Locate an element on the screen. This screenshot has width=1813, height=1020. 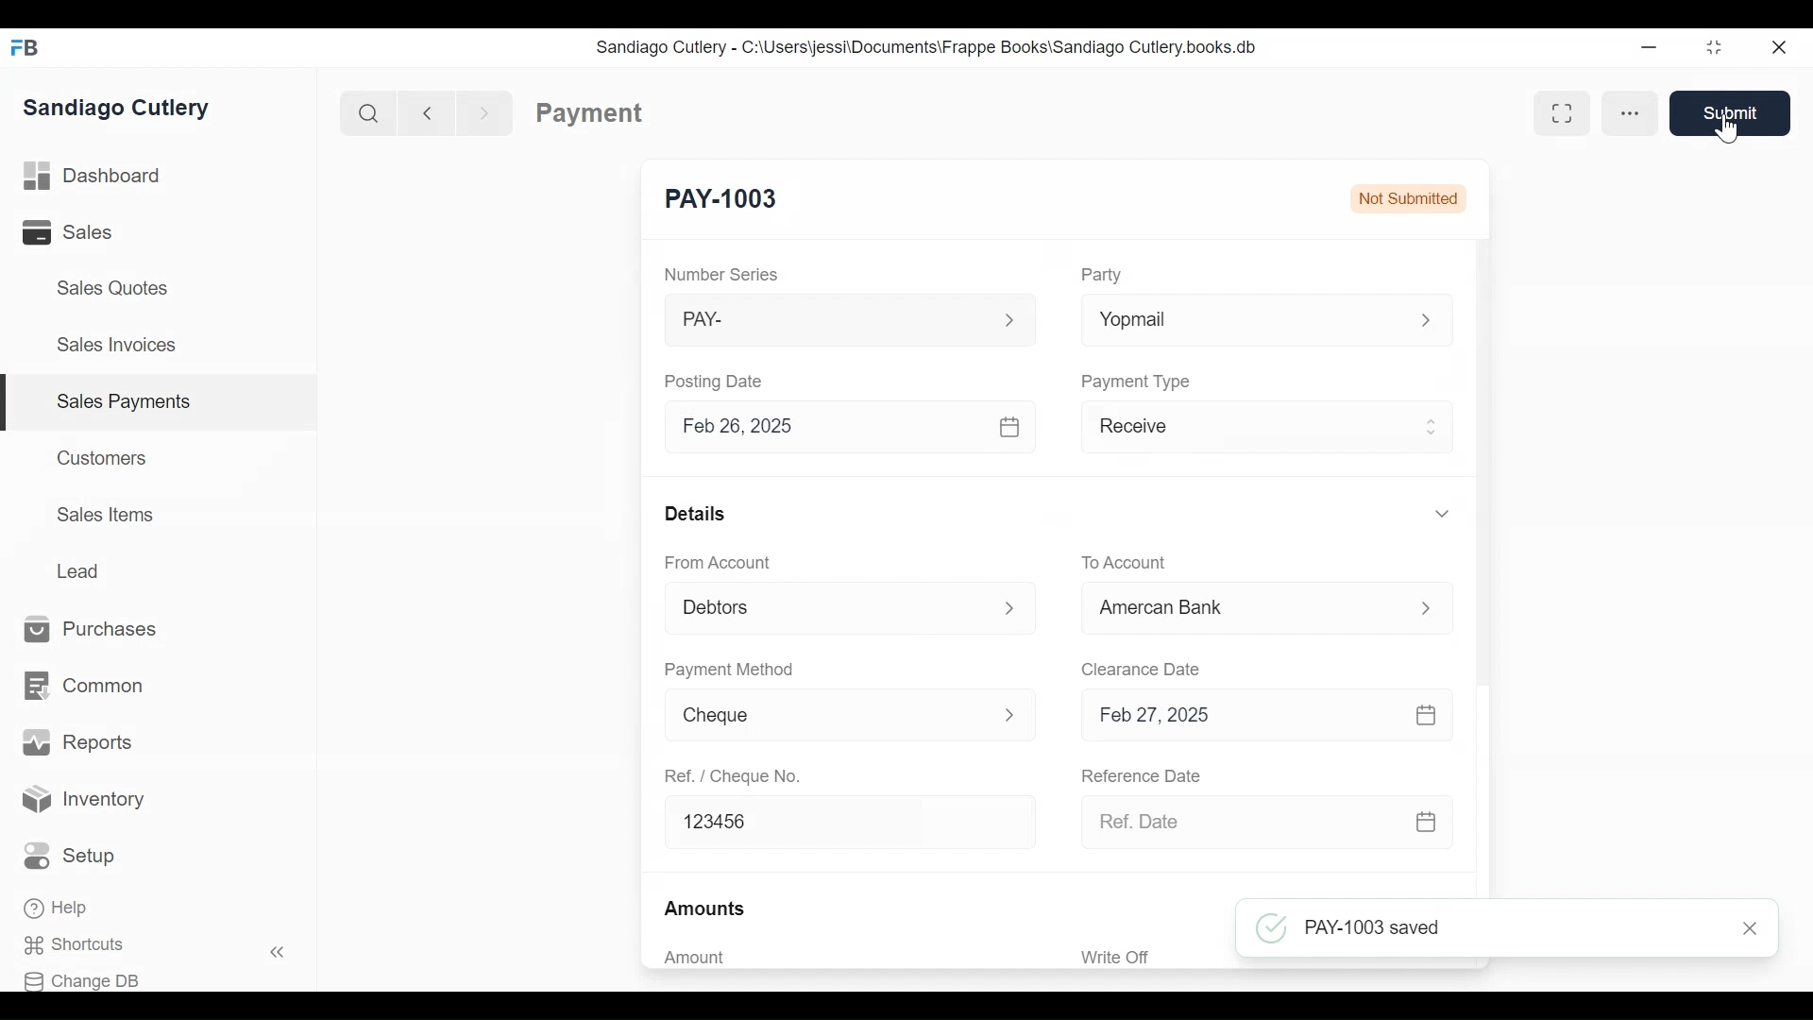
Sales is located at coordinates (81, 232).